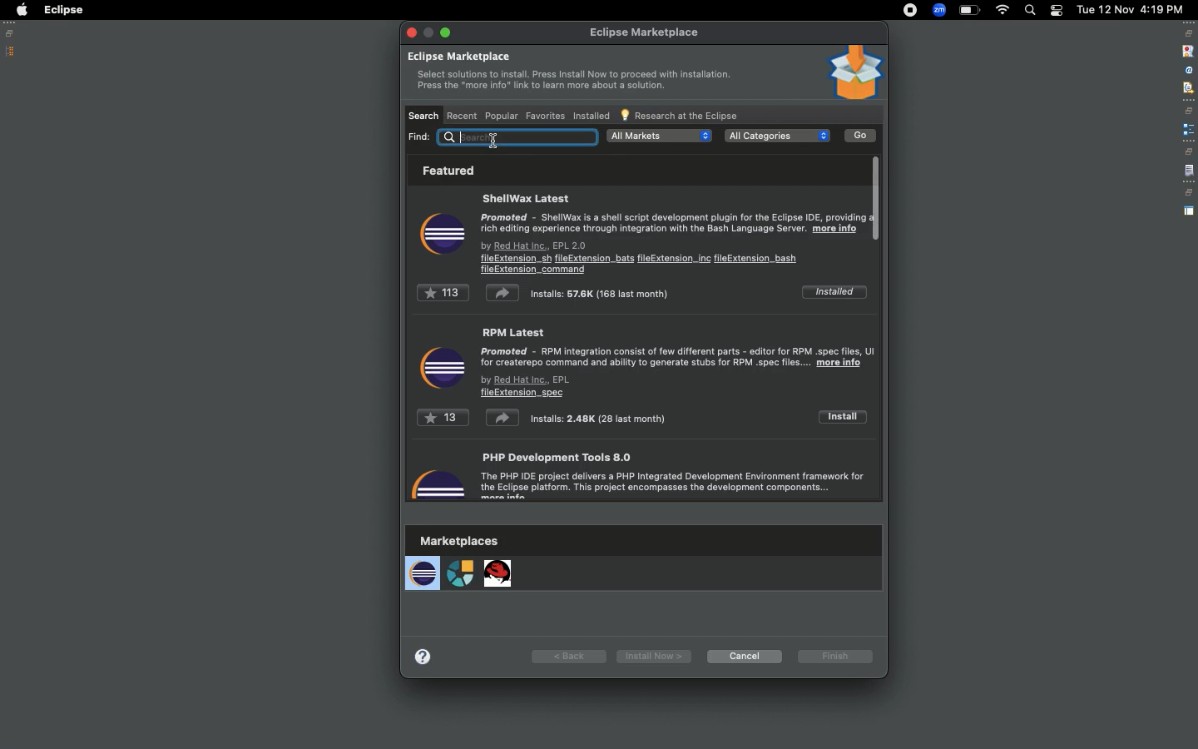 The height and width of the screenshot is (749, 1198). What do you see at coordinates (443, 236) in the screenshot?
I see `Icon` at bounding box center [443, 236].